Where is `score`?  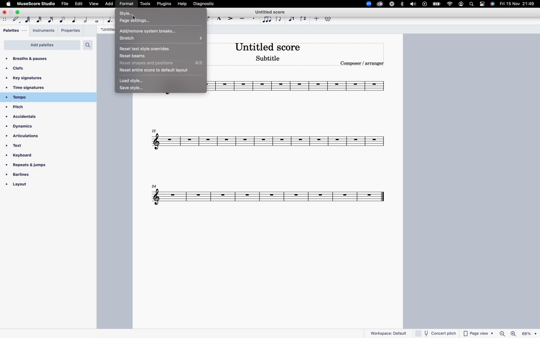
score is located at coordinates (271, 88).